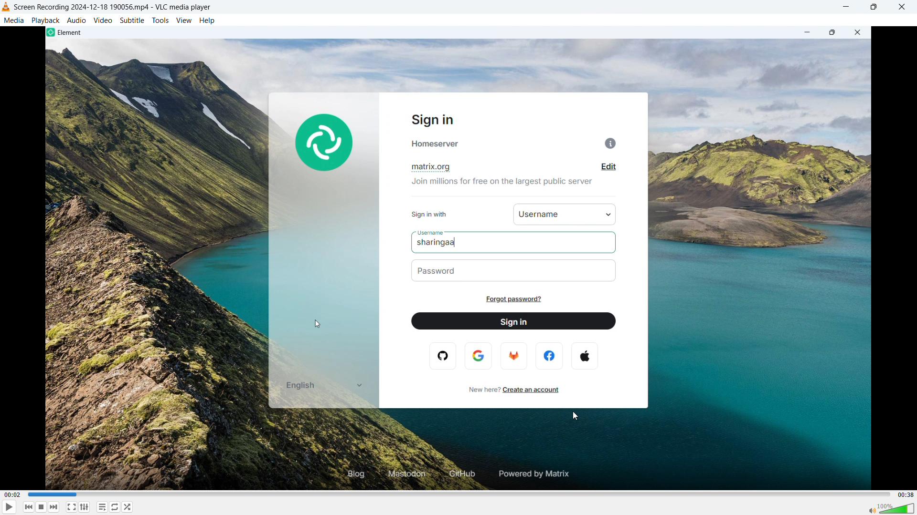  I want to click on Sound bar , so click(892, 508).